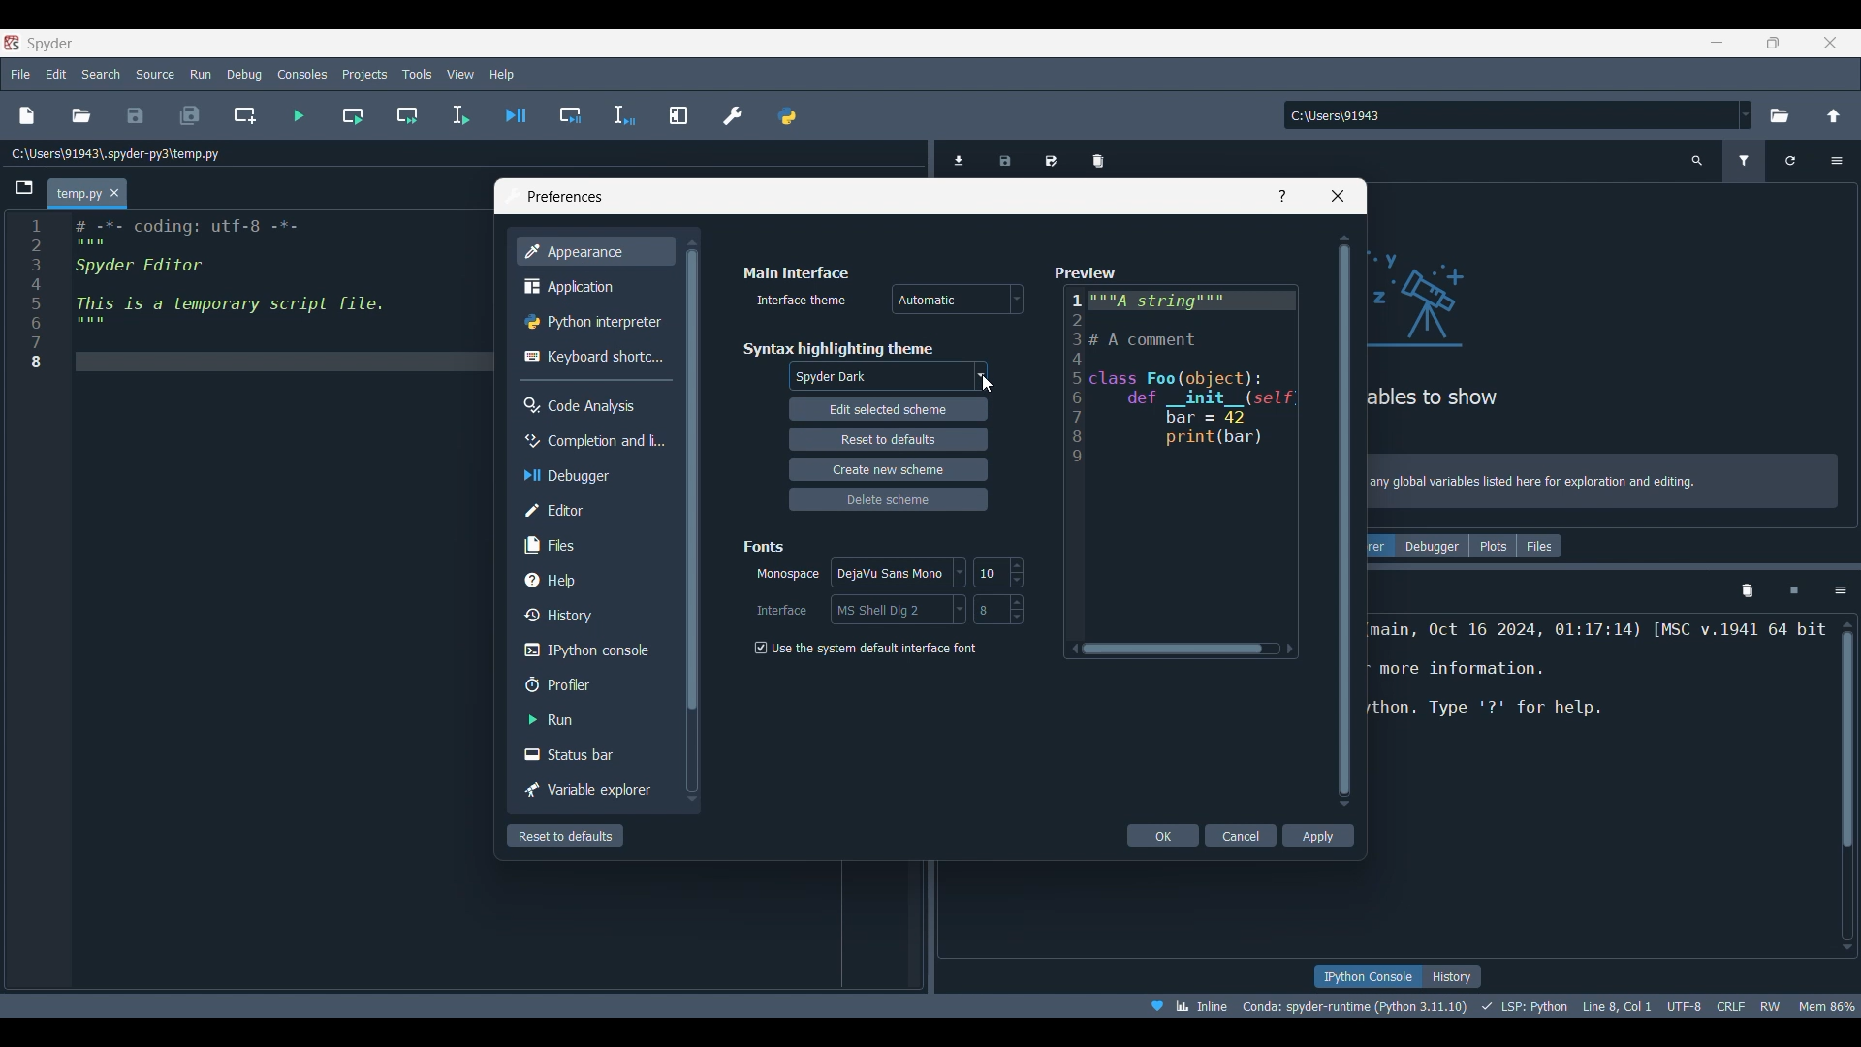  Describe the element at coordinates (591, 475) in the screenshot. I see `Debugger` at that location.